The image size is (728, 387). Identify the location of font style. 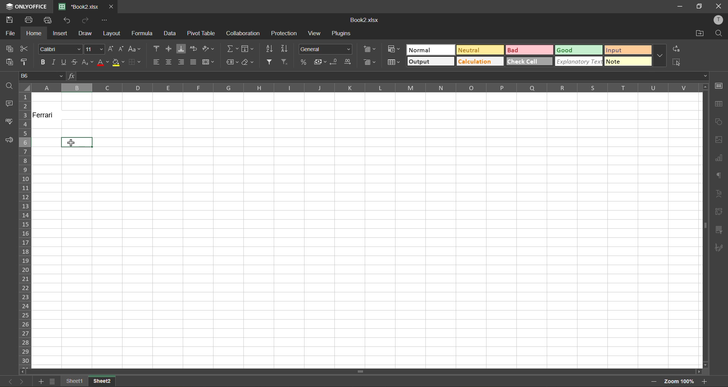
(59, 48).